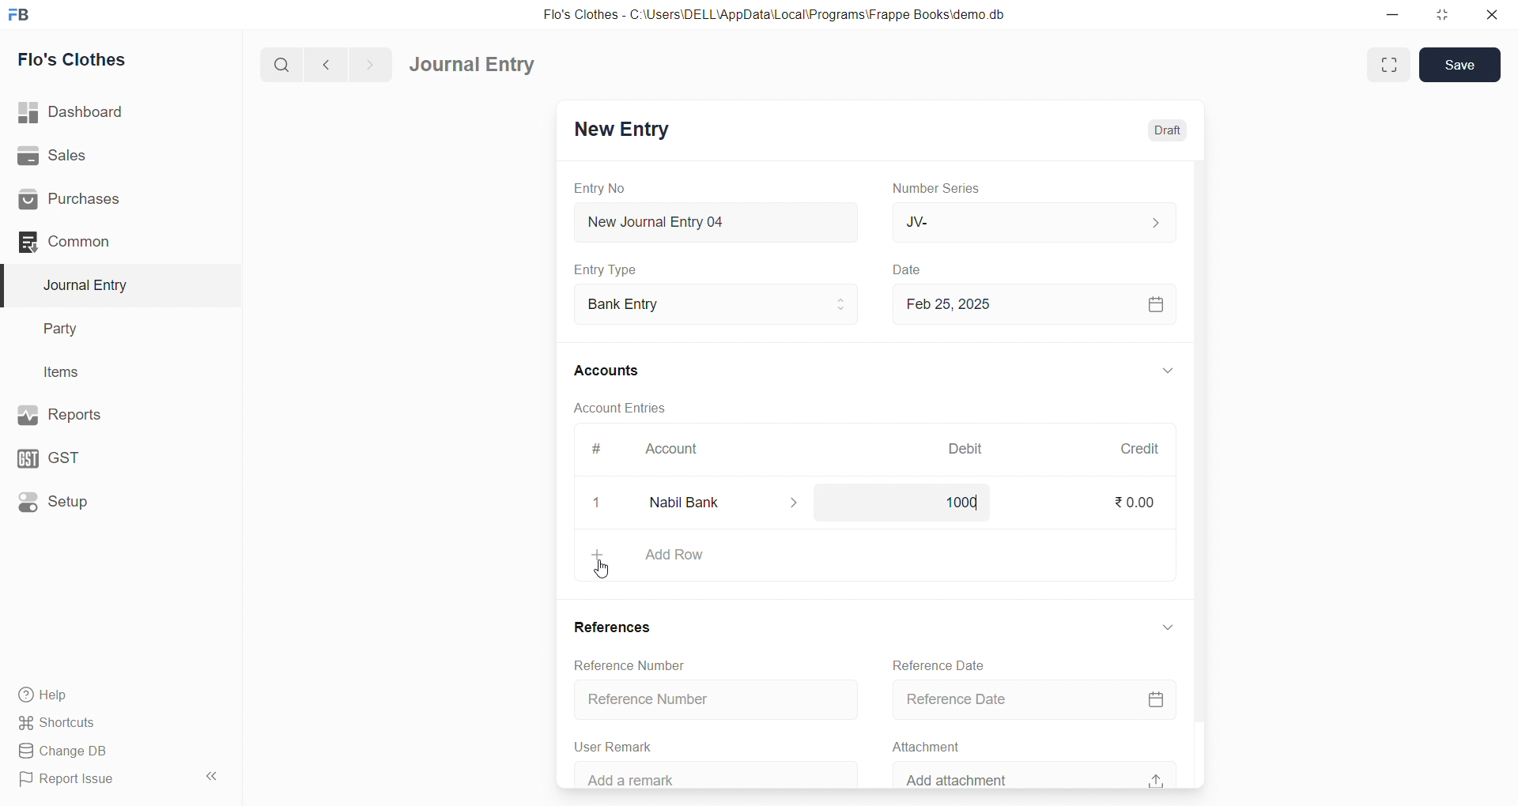  What do you see at coordinates (668, 452) in the screenshot?
I see `Account` at bounding box center [668, 452].